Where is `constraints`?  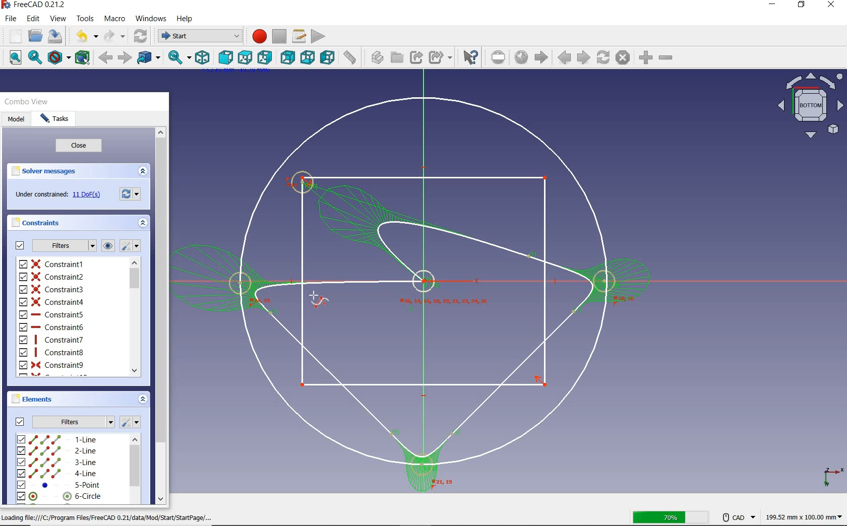
constraints is located at coordinates (37, 223).